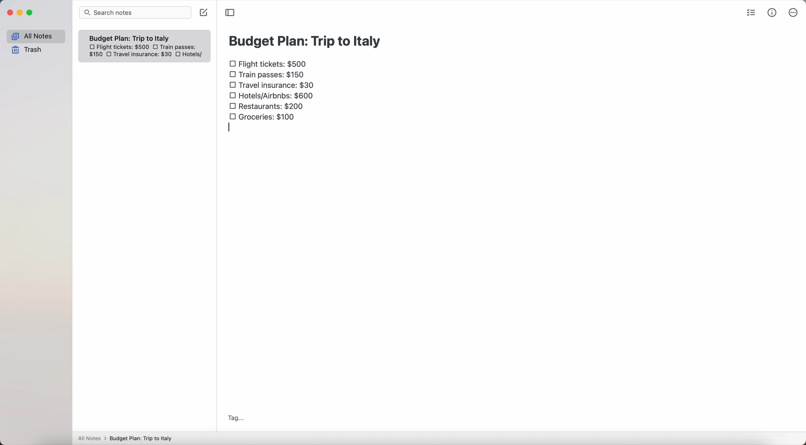 The height and width of the screenshot is (445, 806). What do you see at coordinates (231, 127) in the screenshot?
I see `enter` at bounding box center [231, 127].